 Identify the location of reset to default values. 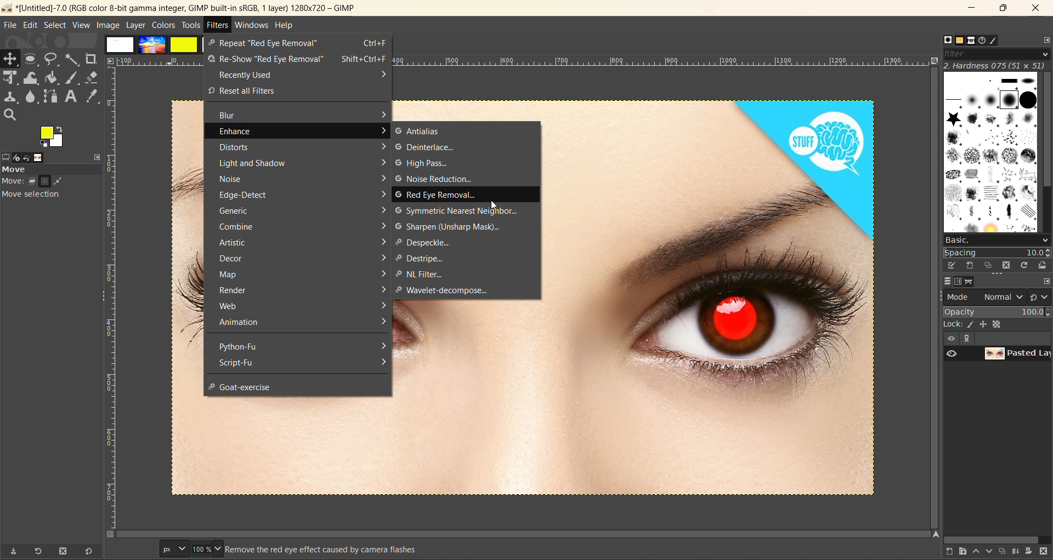
(91, 552).